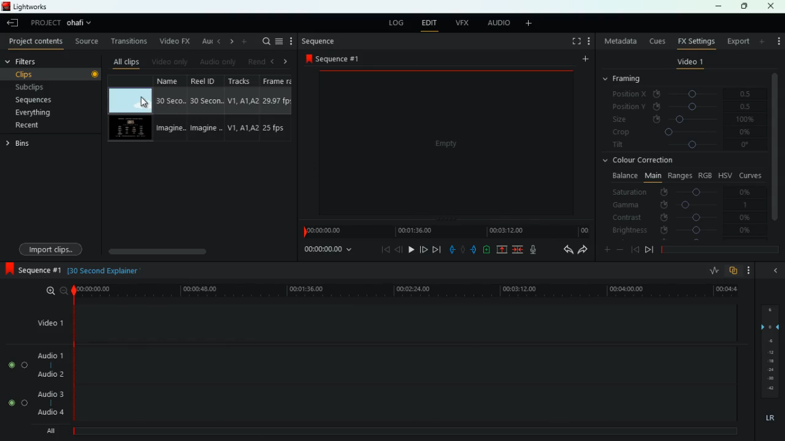 The height and width of the screenshot is (441, 785). I want to click on video 1, so click(47, 323).